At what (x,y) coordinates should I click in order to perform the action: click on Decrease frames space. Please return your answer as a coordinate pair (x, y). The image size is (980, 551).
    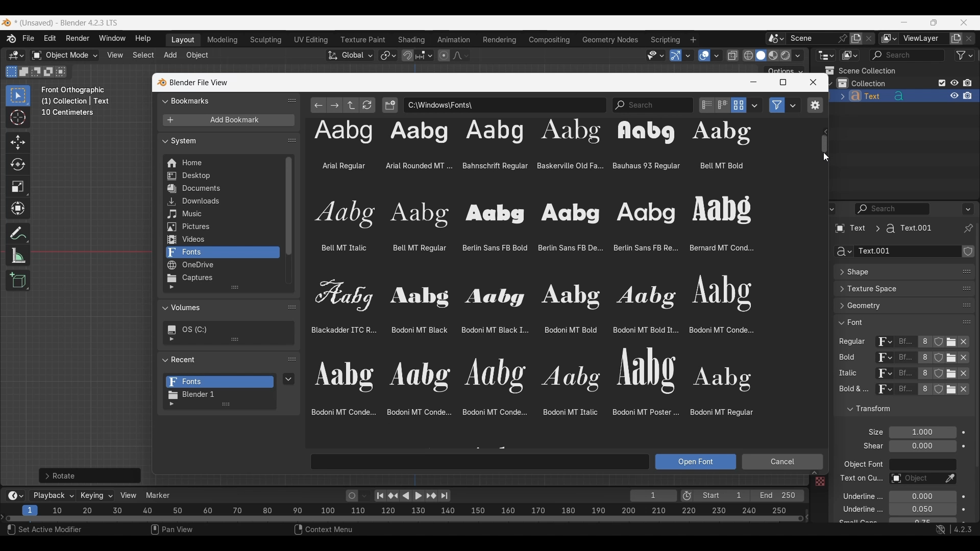
    Looking at the image, I should click on (807, 516).